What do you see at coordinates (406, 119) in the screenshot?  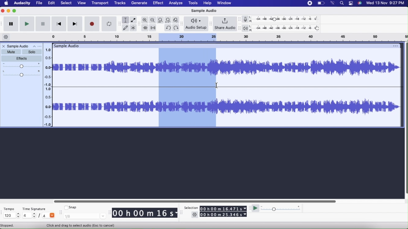 I see `vertical scrollbar` at bounding box center [406, 119].